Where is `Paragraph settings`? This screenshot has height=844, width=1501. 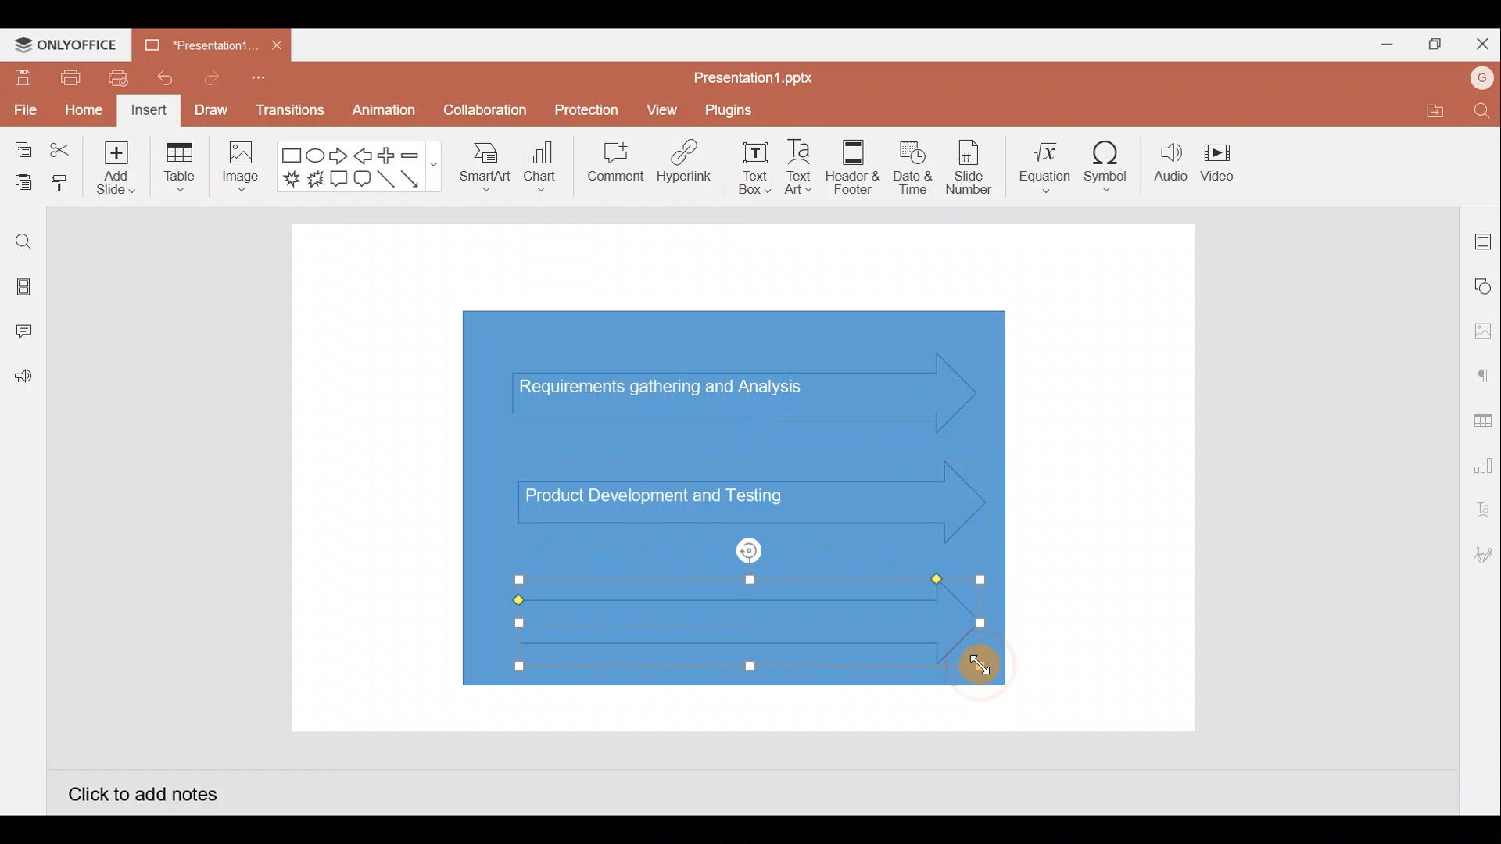
Paragraph settings is located at coordinates (1482, 374).